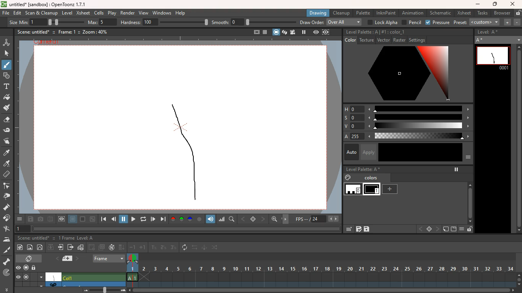 Image resolution: width=522 pixels, height=293 pixels. Describe the element at coordinates (418, 40) in the screenshot. I see `settings` at that location.